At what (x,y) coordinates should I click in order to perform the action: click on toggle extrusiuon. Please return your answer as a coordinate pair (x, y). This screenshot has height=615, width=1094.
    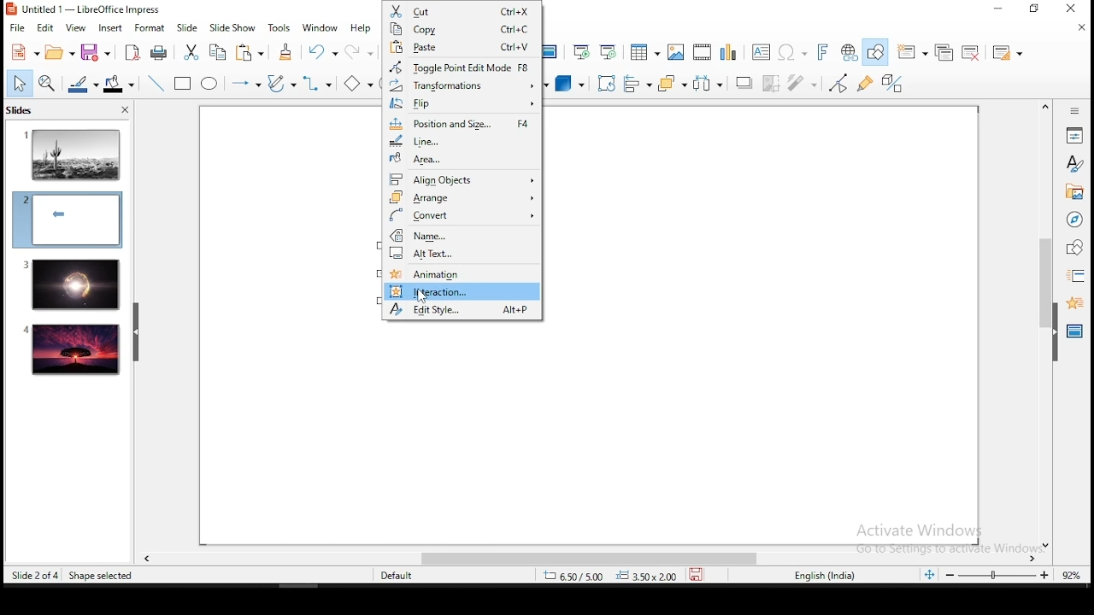
    Looking at the image, I should click on (894, 83).